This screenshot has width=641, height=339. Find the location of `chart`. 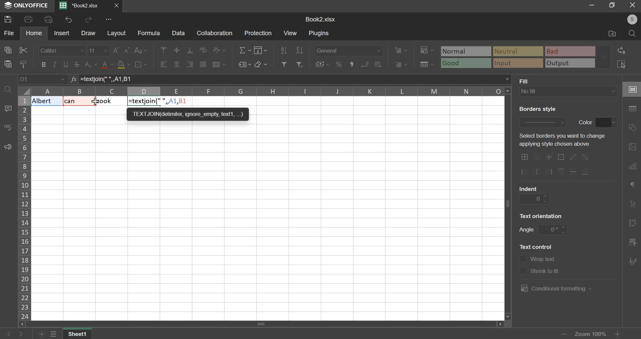

chart is located at coordinates (632, 167).